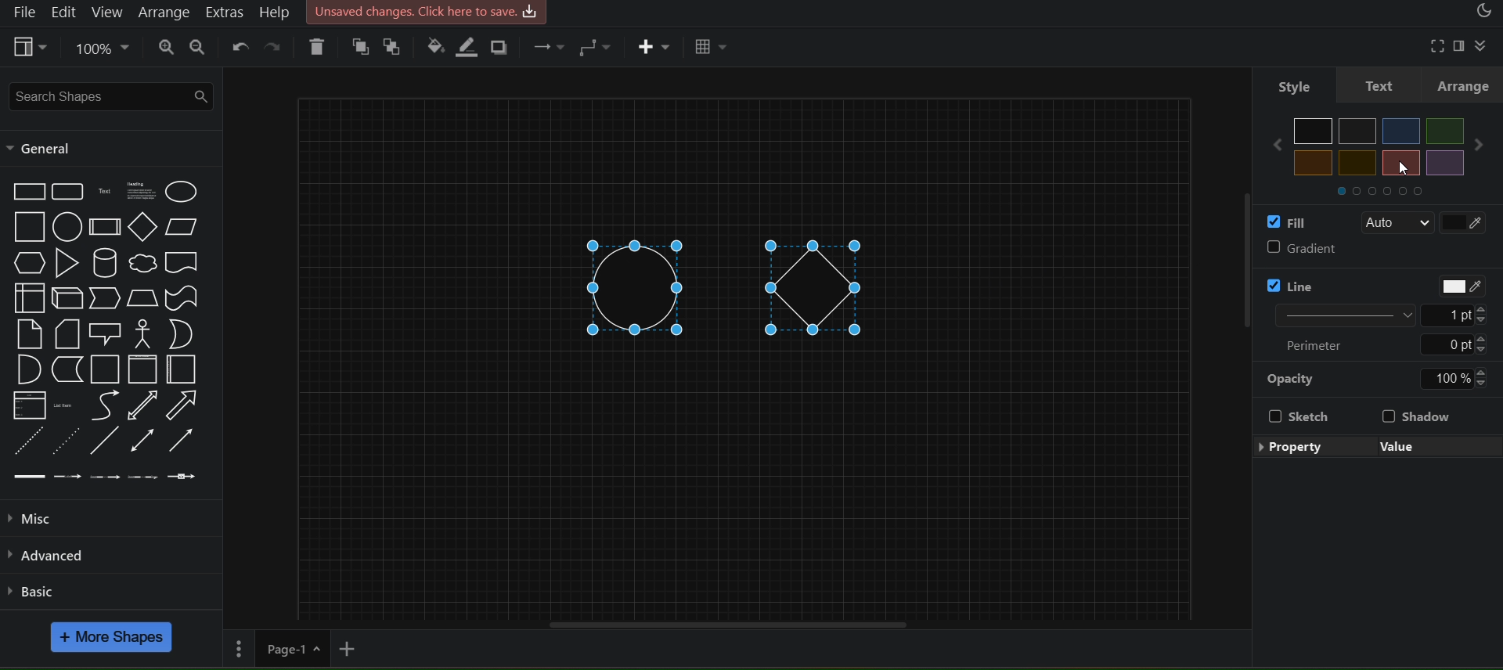  What do you see at coordinates (140, 191) in the screenshot?
I see `Textbox` at bounding box center [140, 191].